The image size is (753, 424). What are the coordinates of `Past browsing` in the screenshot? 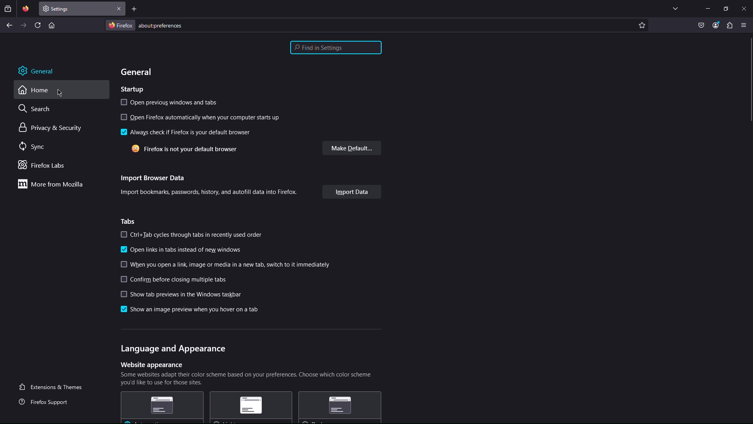 It's located at (8, 9).